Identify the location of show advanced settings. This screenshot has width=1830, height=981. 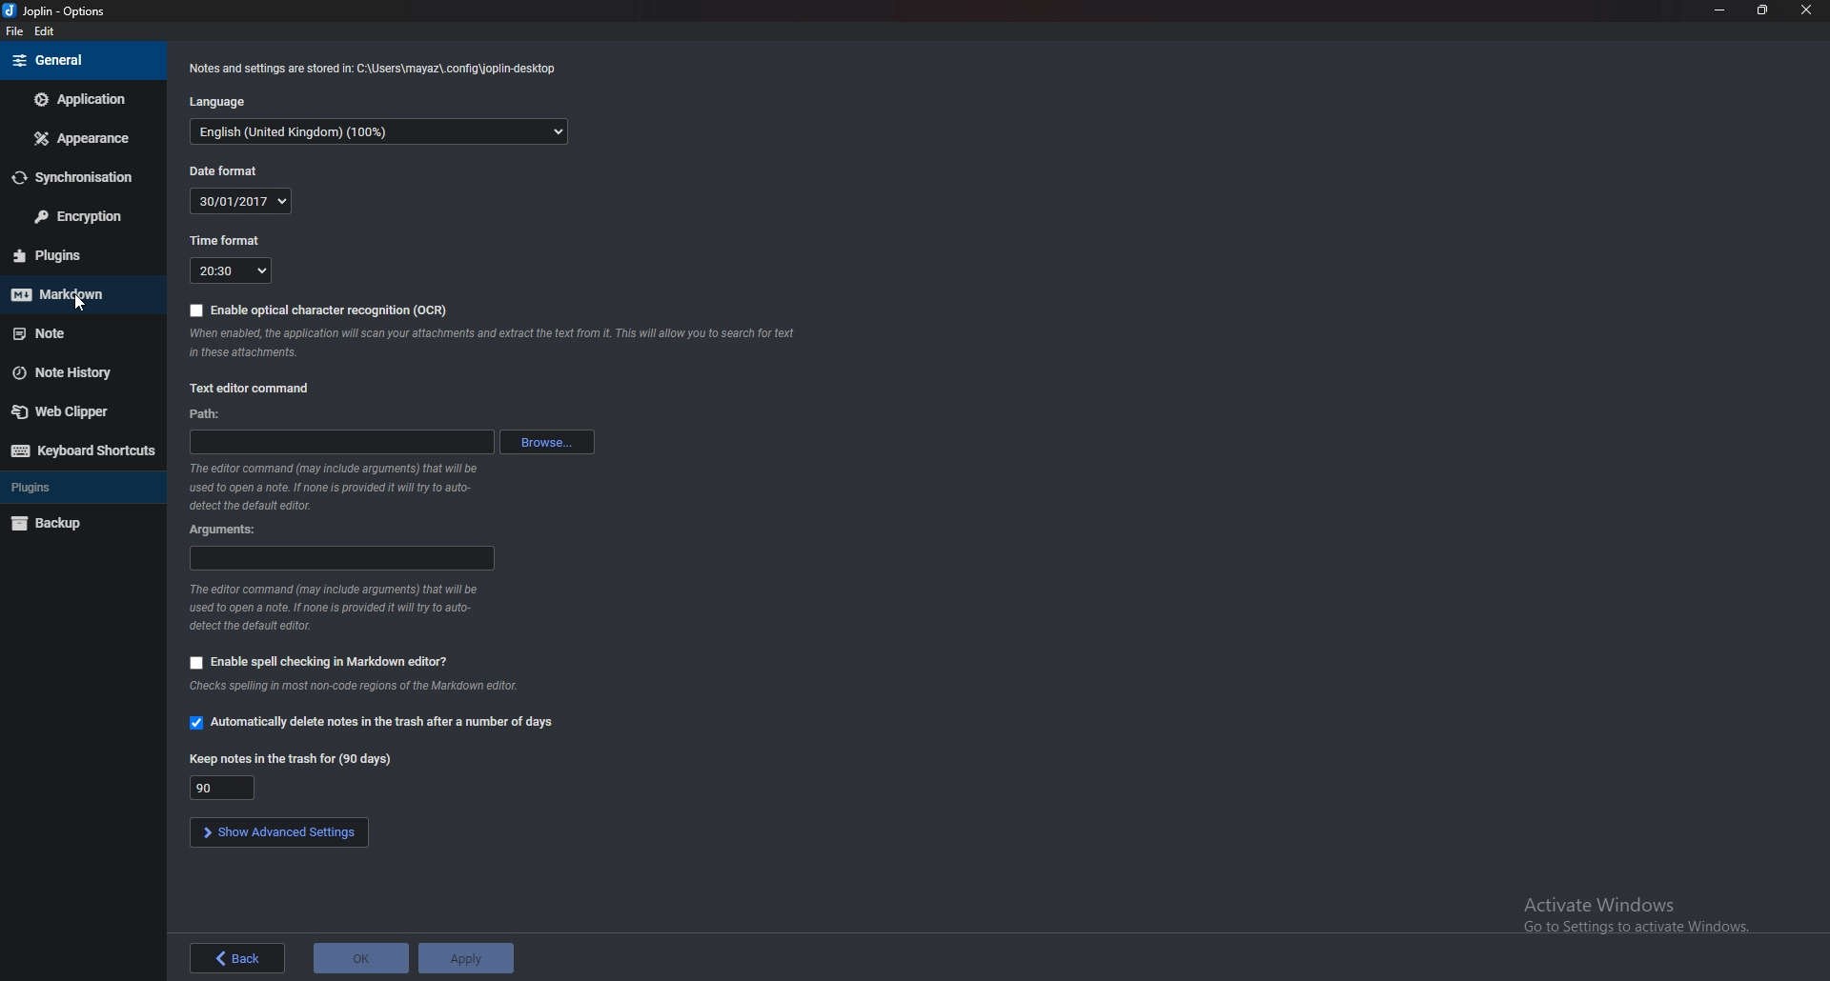
(278, 831).